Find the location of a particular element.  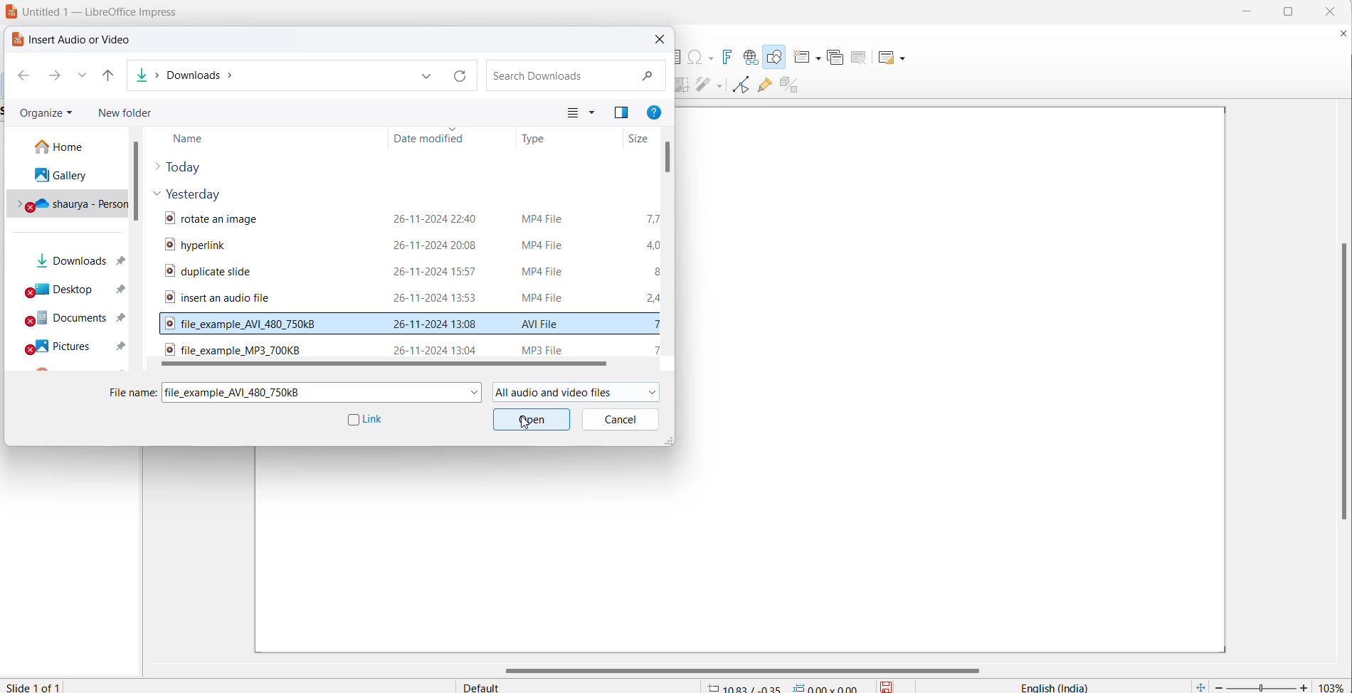

horizontal scroll bar is located at coordinates (741, 668).